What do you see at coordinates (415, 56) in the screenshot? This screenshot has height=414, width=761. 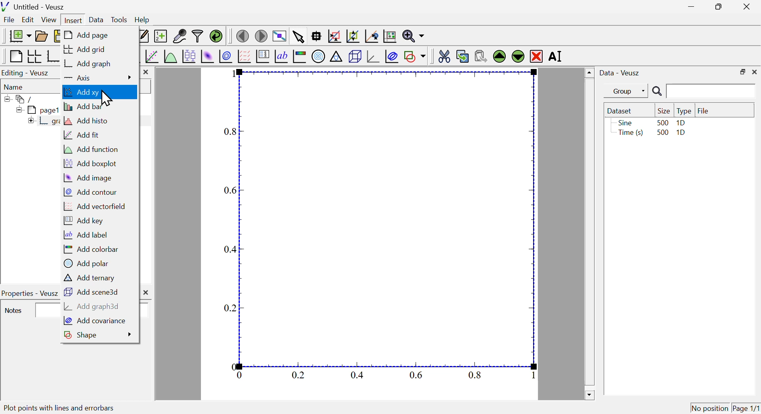 I see `add a shape to the plot` at bounding box center [415, 56].